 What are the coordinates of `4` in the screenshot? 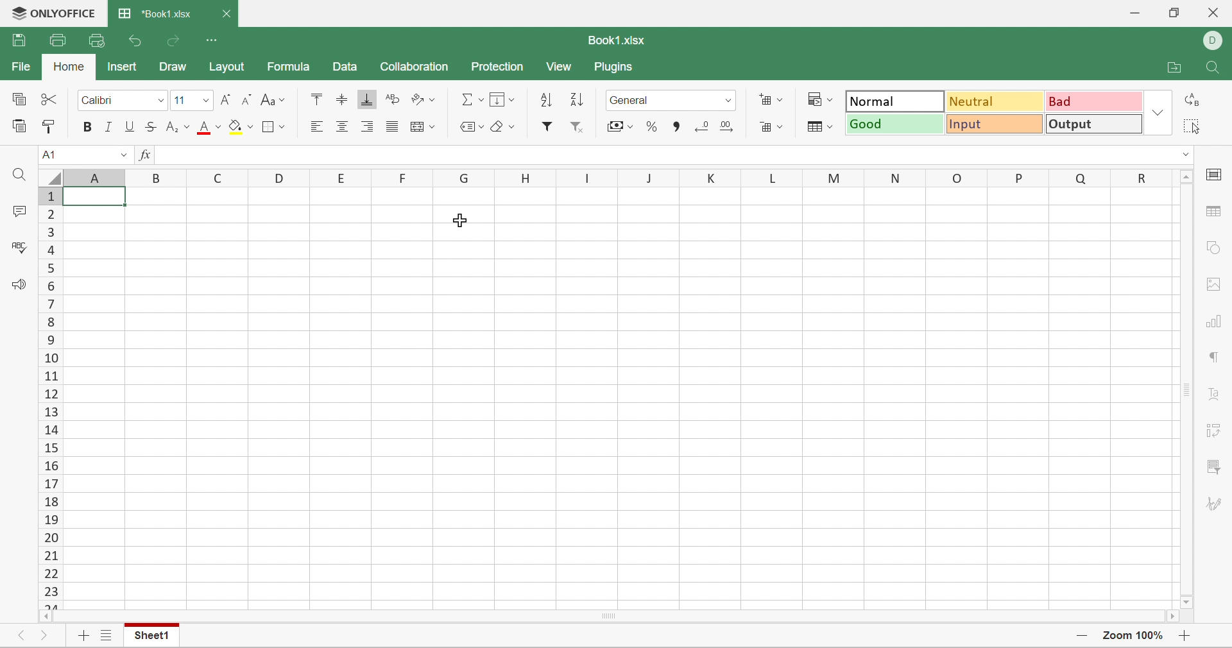 It's located at (47, 267).